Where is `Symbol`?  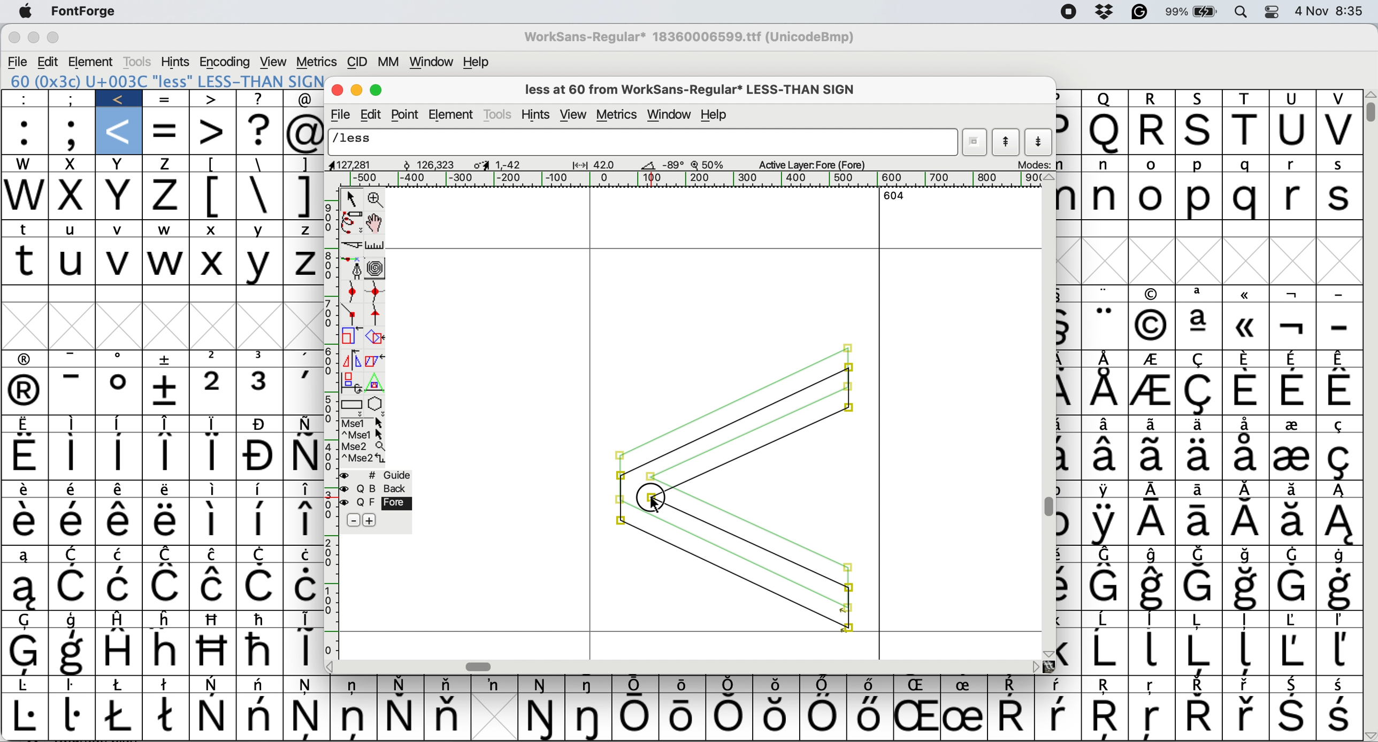
Symbol is located at coordinates (1106, 523).